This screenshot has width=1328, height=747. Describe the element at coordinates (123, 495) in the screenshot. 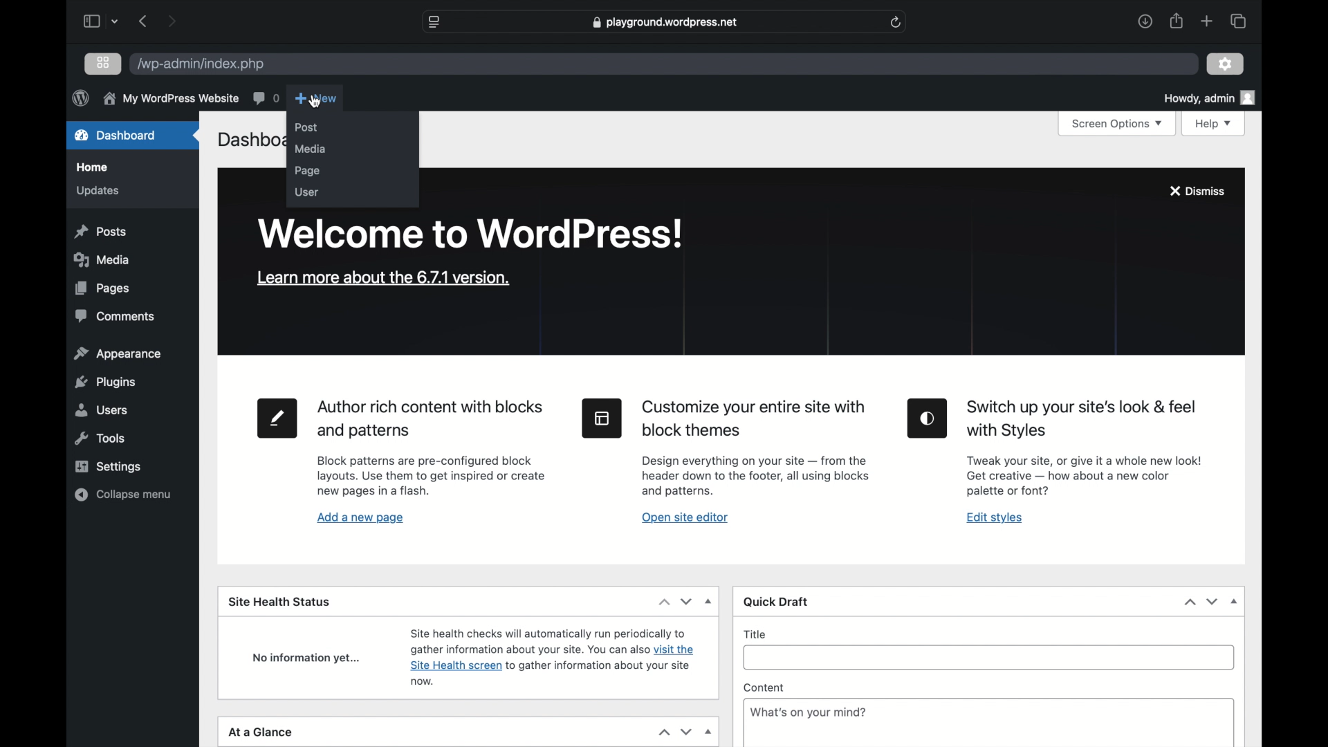

I see `collapse menu` at that location.